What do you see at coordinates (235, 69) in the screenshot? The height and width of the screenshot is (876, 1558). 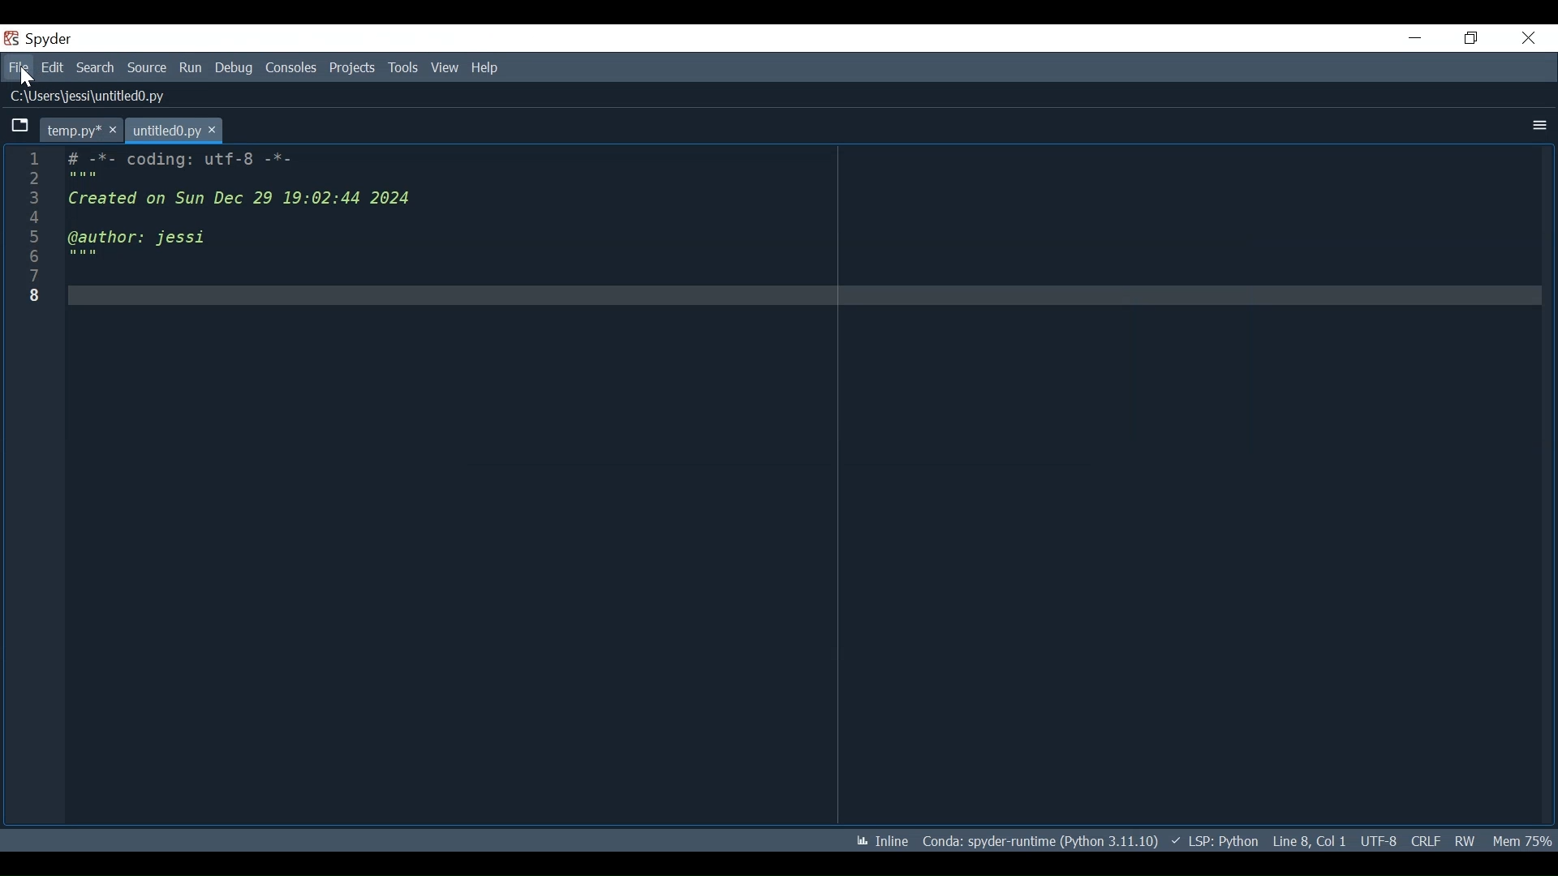 I see `Debug` at bounding box center [235, 69].